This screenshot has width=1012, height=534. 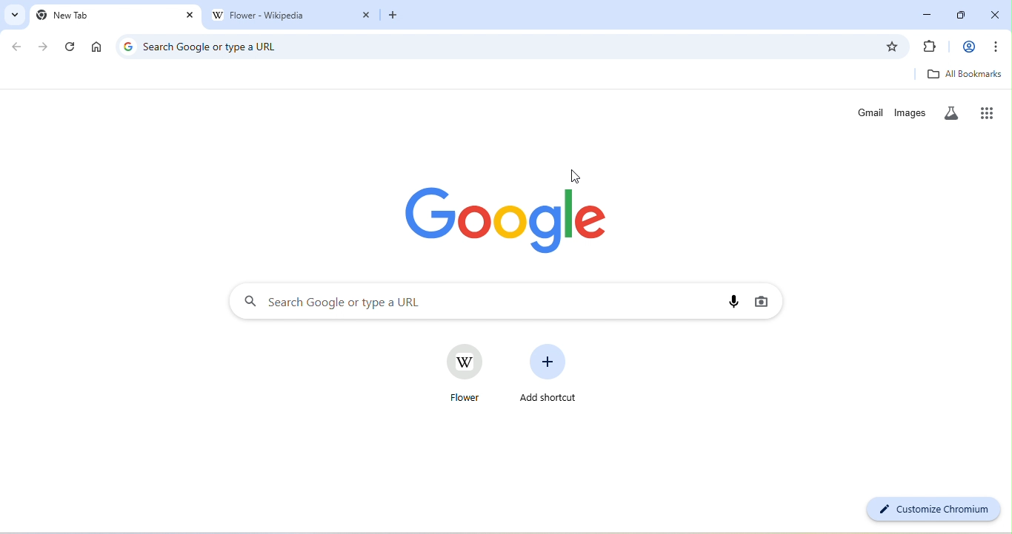 I want to click on maximize, so click(x=965, y=13).